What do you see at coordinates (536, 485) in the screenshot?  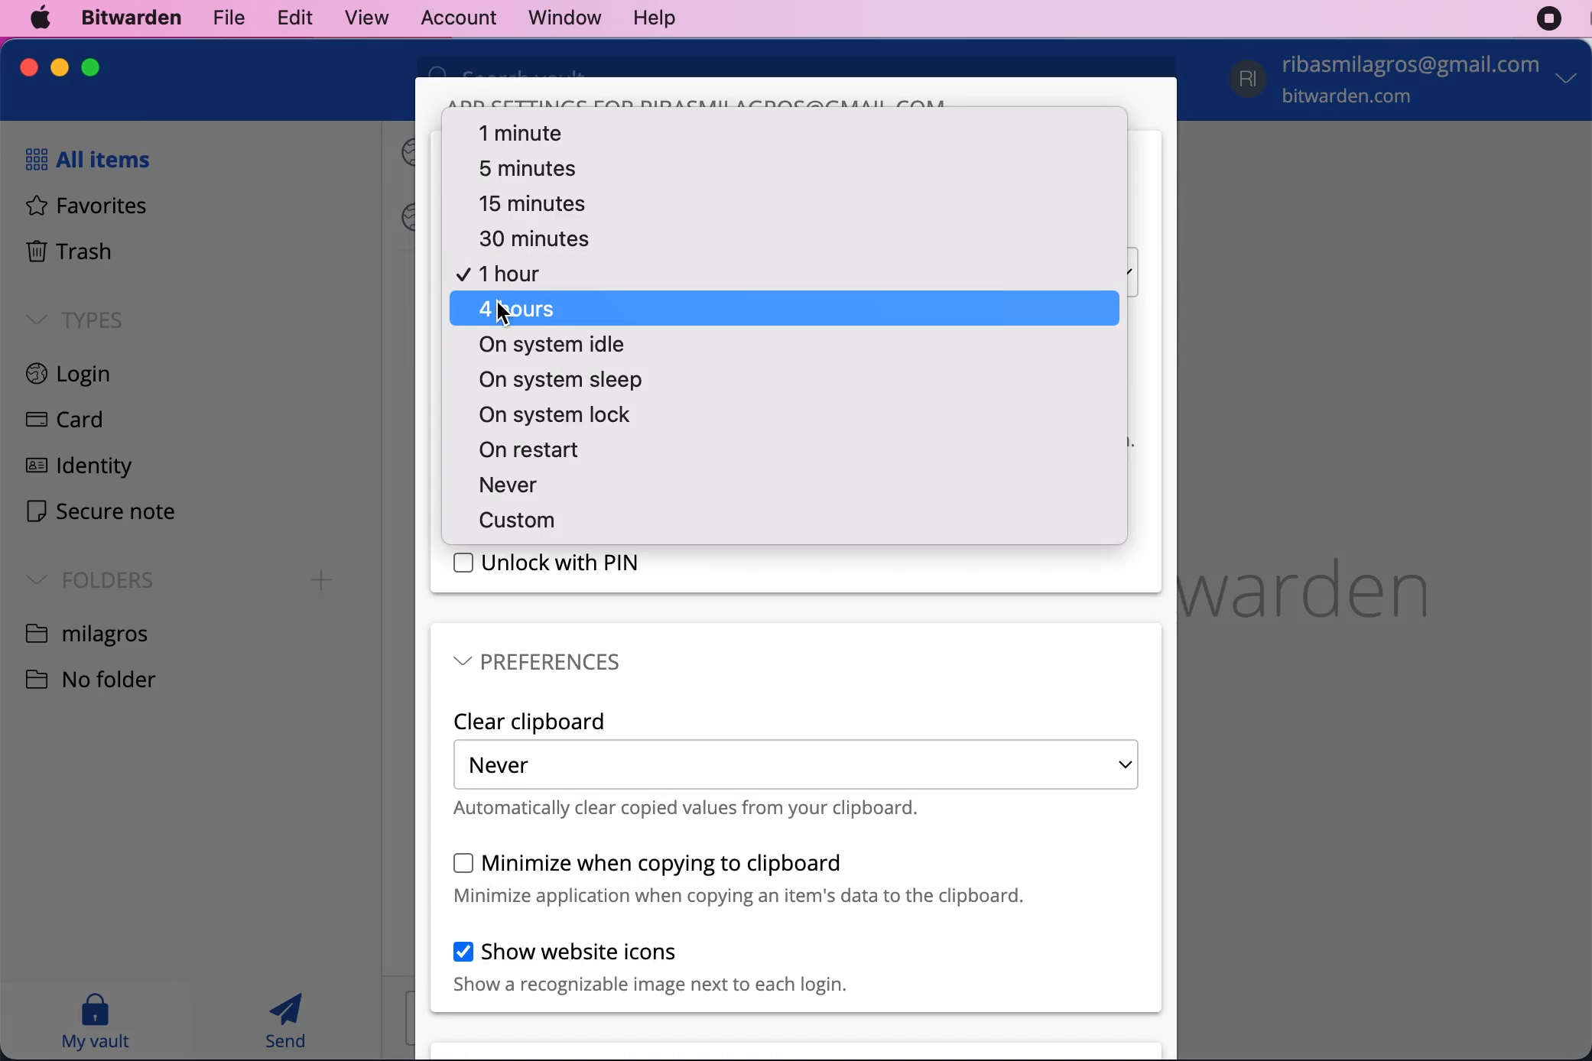 I see `never` at bounding box center [536, 485].